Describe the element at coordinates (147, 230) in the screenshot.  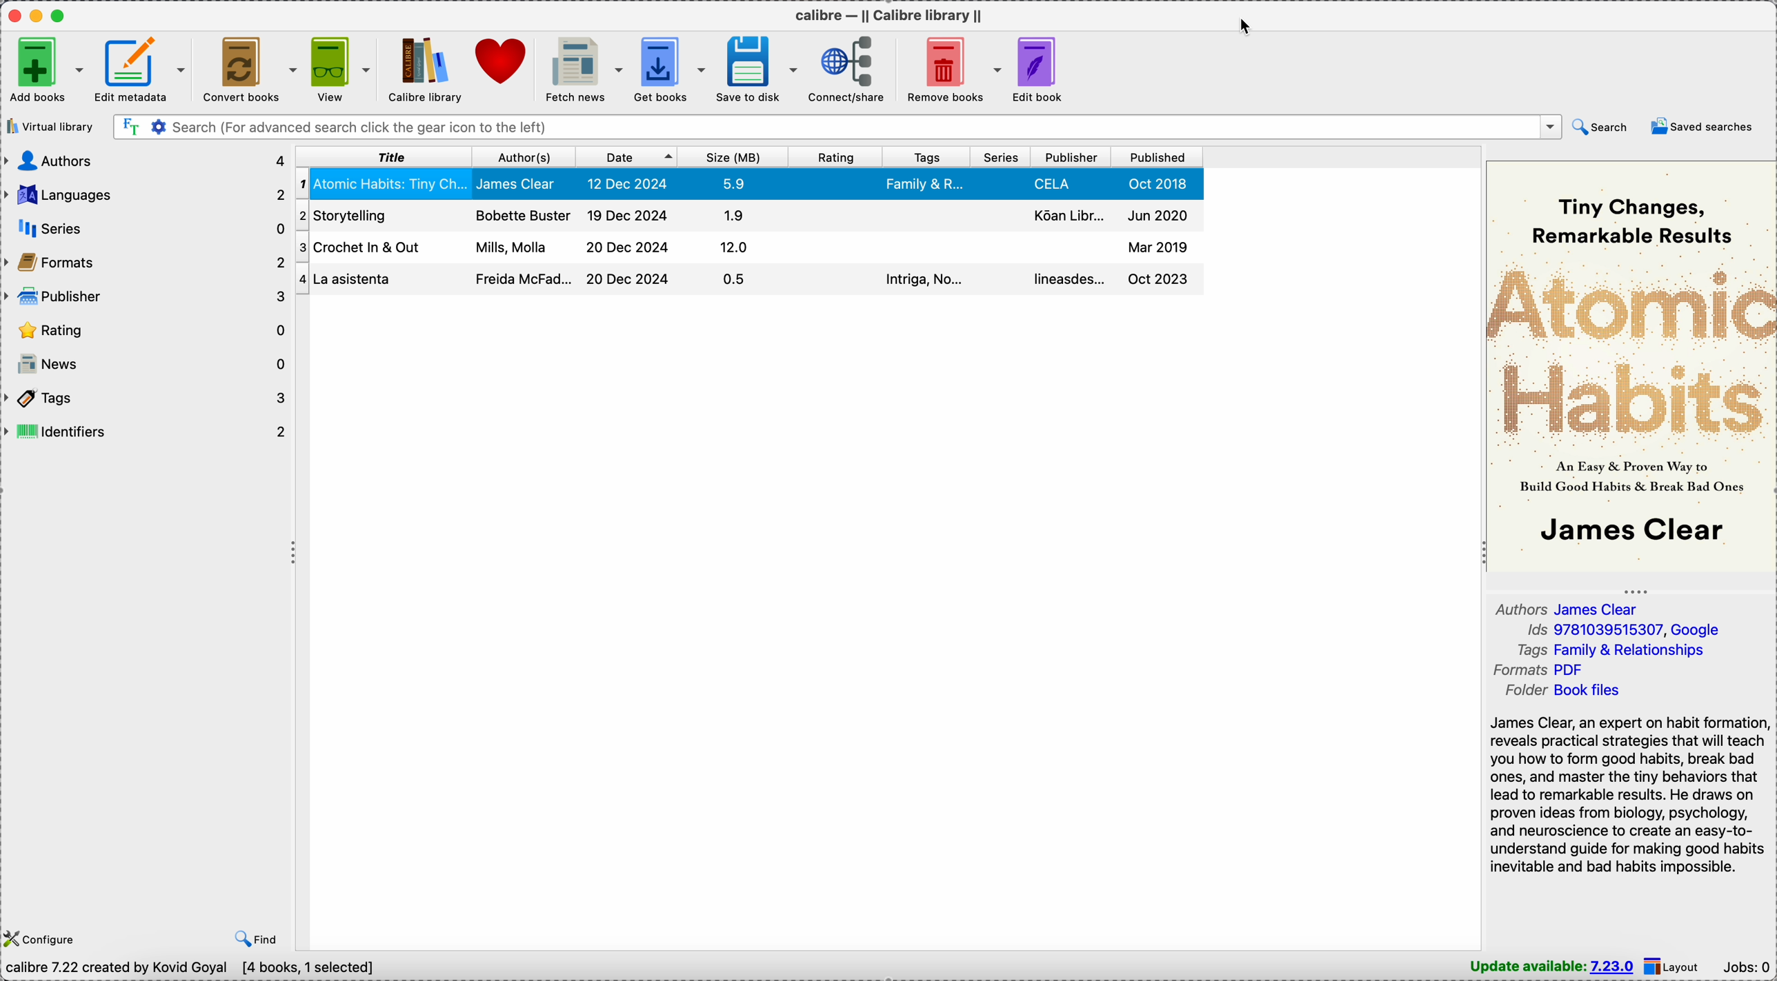
I see `series` at that location.